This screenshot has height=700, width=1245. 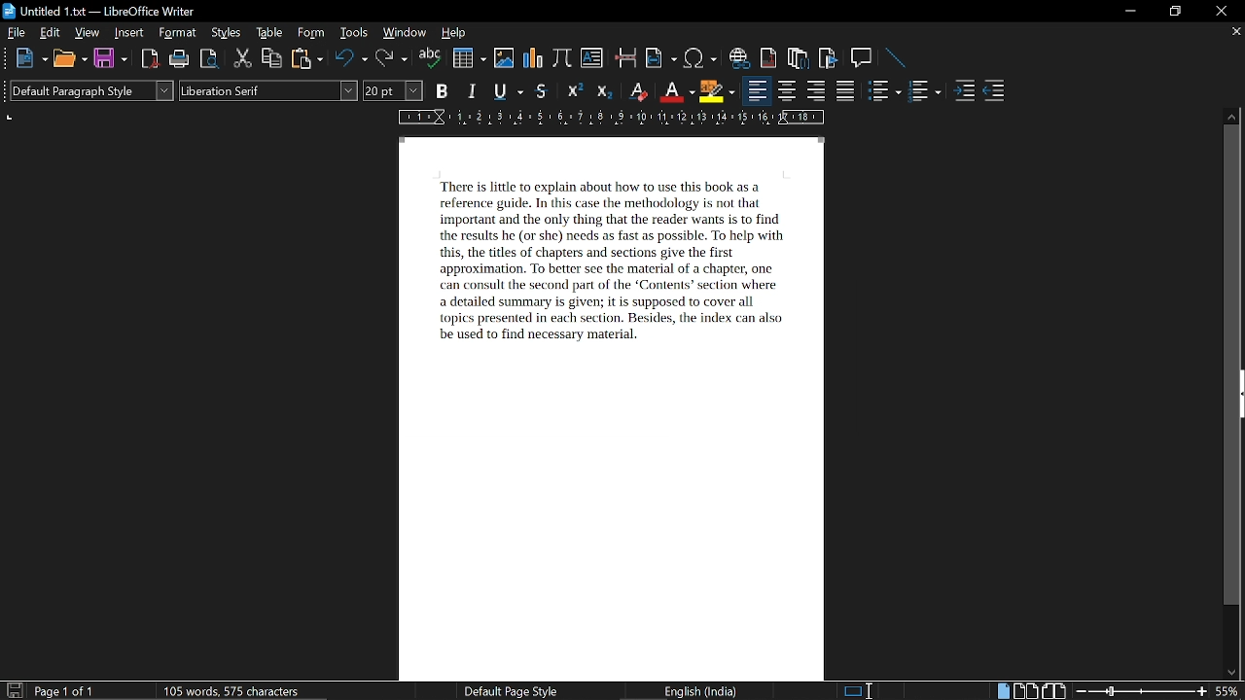 What do you see at coordinates (561, 59) in the screenshot?
I see `insert formula` at bounding box center [561, 59].